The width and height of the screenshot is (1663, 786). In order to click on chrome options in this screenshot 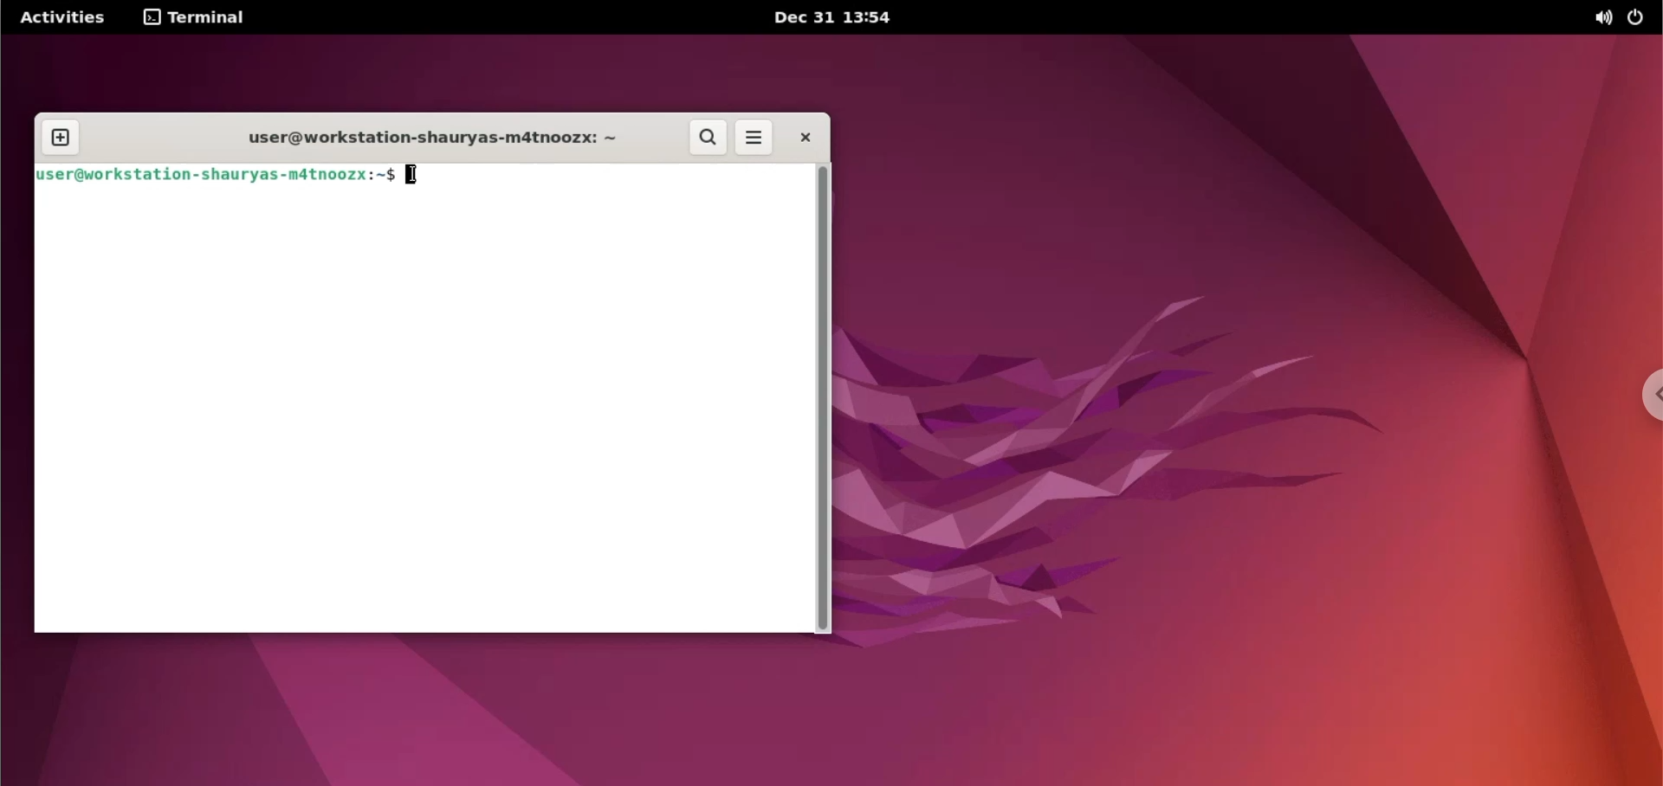, I will do `click(1647, 396)`.